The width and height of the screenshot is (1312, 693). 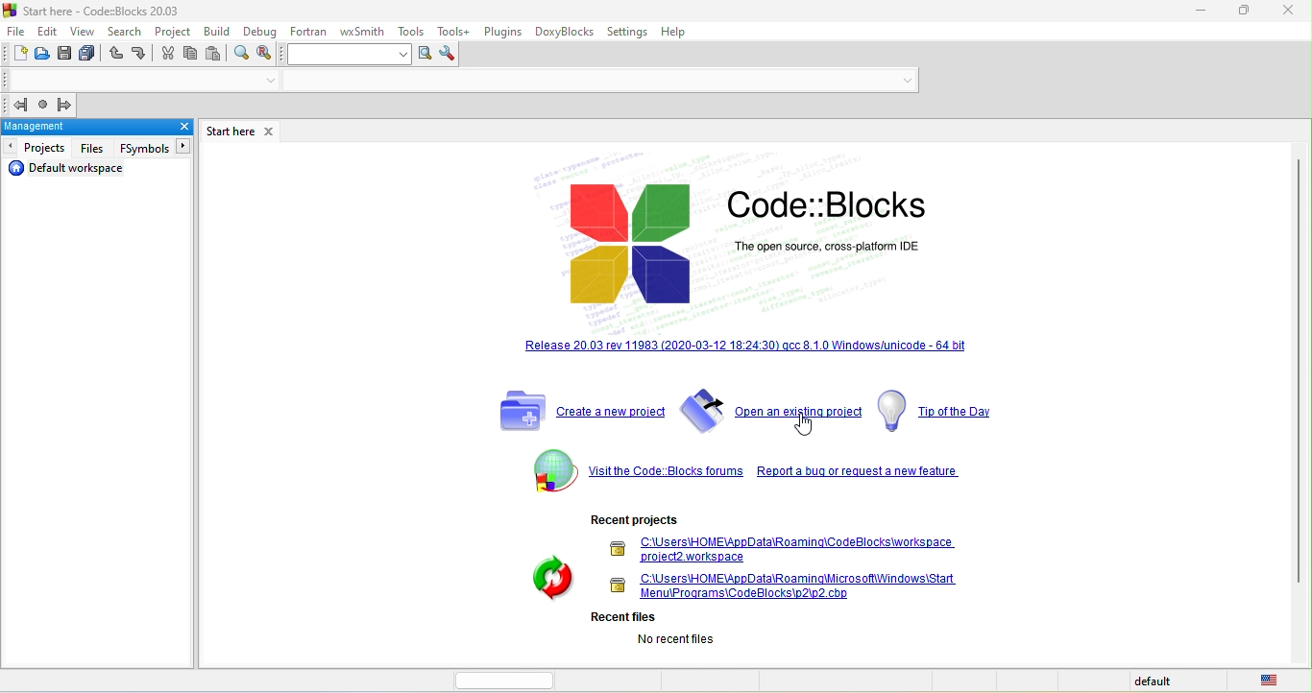 What do you see at coordinates (191, 56) in the screenshot?
I see `copy` at bounding box center [191, 56].